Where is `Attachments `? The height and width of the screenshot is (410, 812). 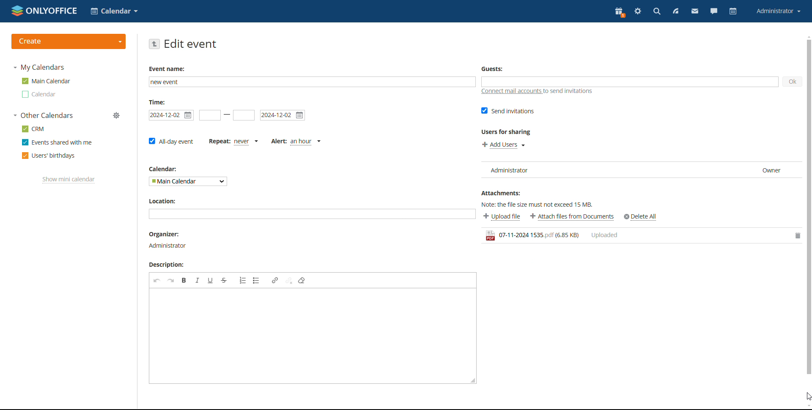
Attachments  is located at coordinates (503, 193).